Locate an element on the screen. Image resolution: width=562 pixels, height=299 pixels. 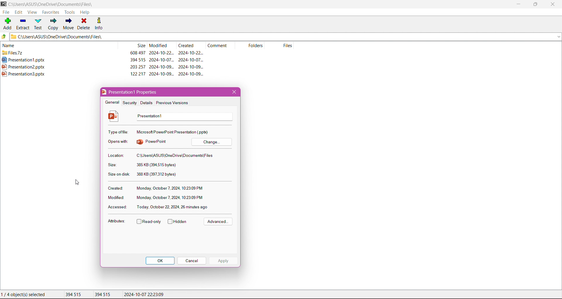
Restore Down is located at coordinates (536, 4).